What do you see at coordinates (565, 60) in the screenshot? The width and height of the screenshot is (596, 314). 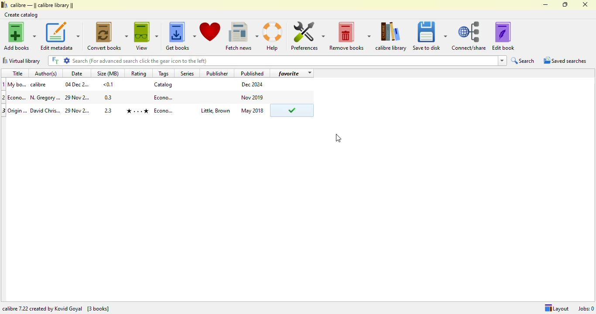 I see `saved searches` at bounding box center [565, 60].